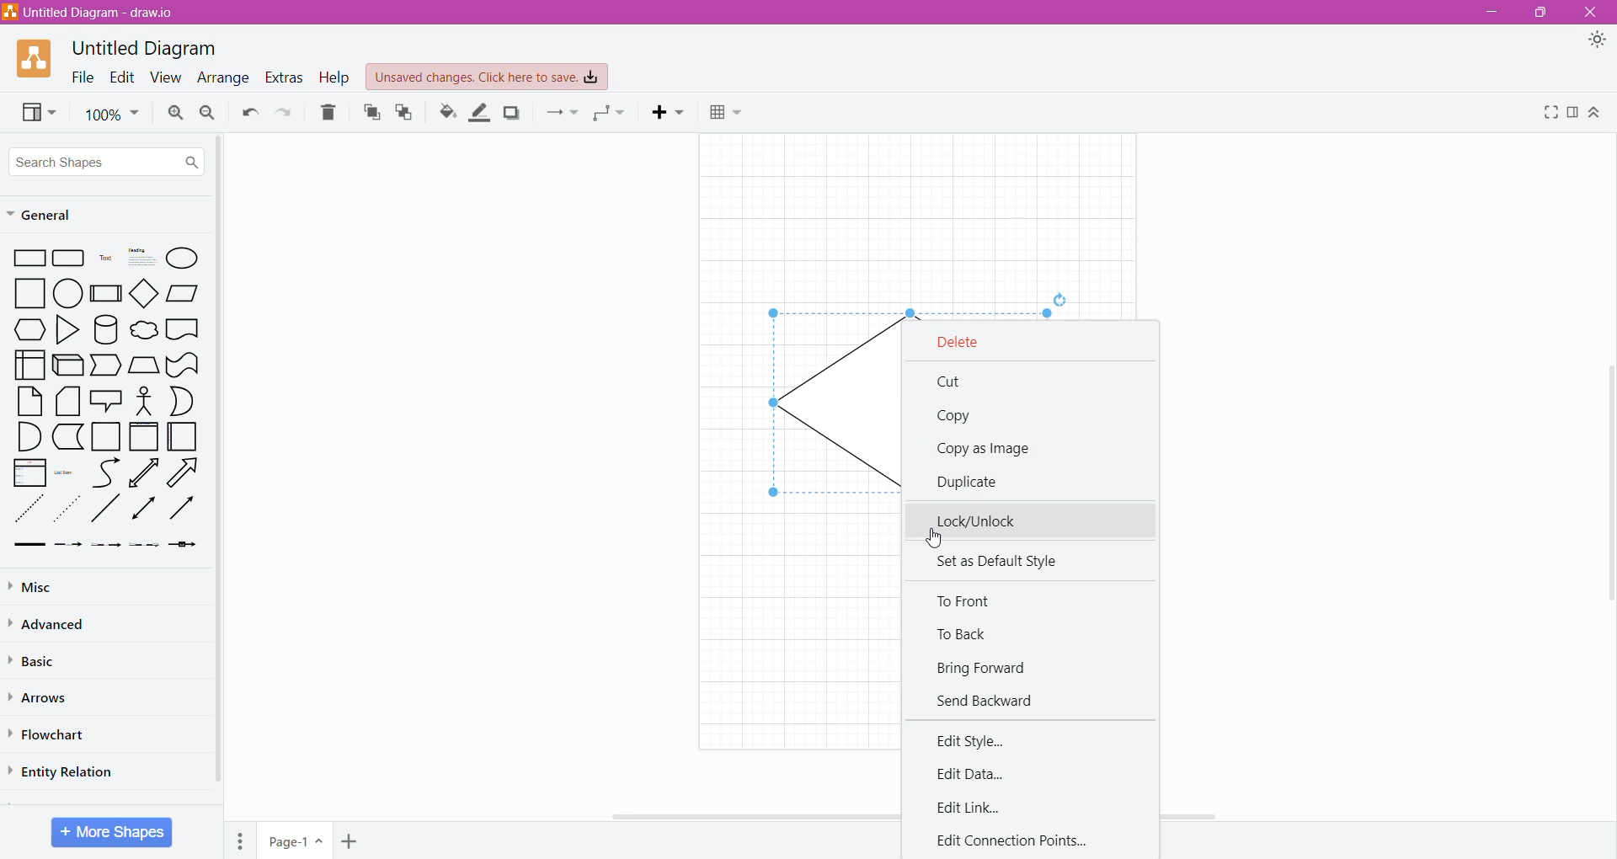  Describe the element at coordinates (91, 13) in the screenshot. I see `Application Name` at that location.